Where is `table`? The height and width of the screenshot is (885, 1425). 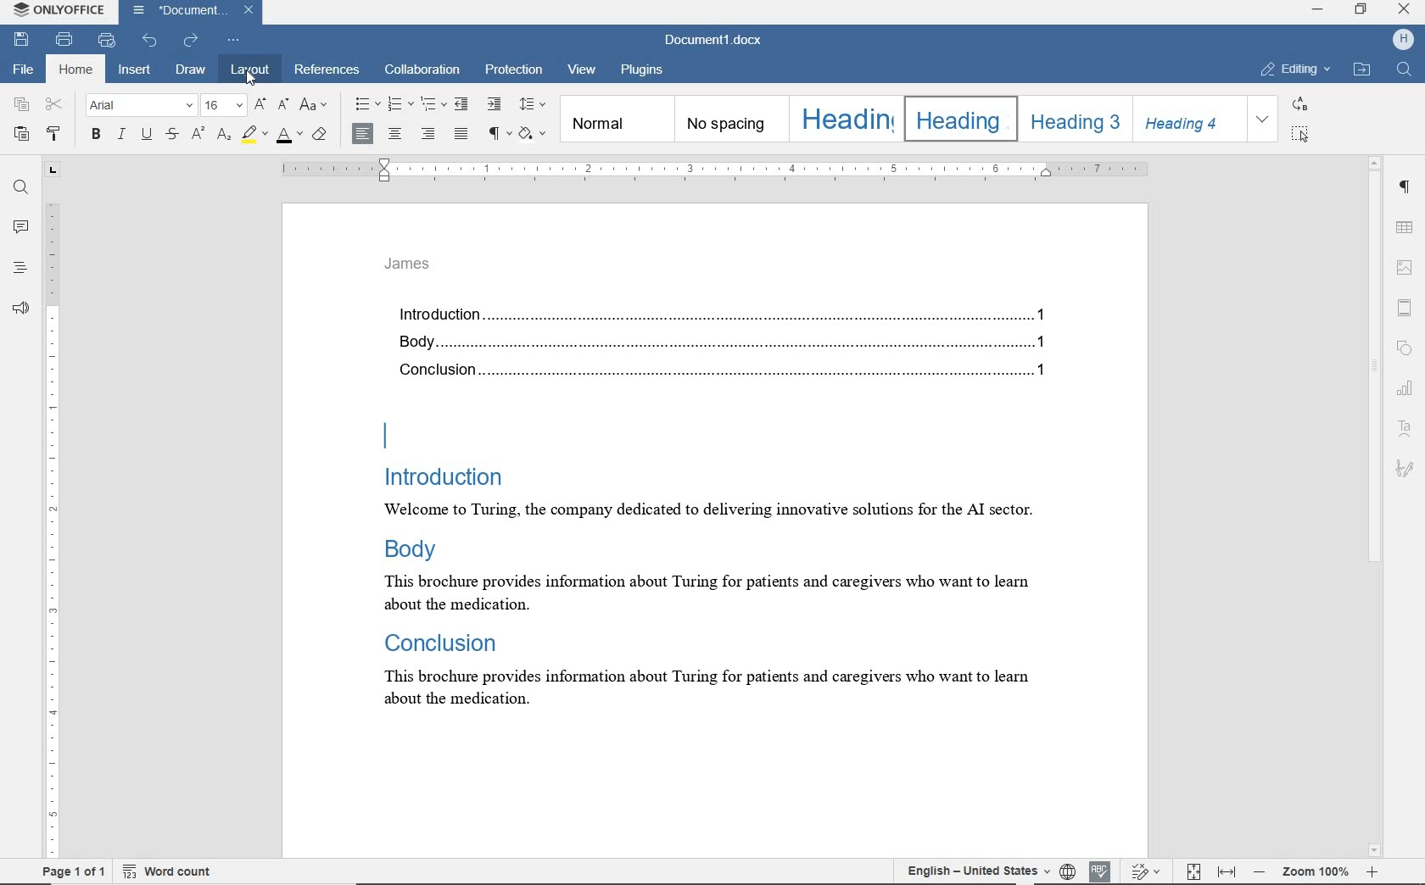
table is located at coordinates (1408, 228).